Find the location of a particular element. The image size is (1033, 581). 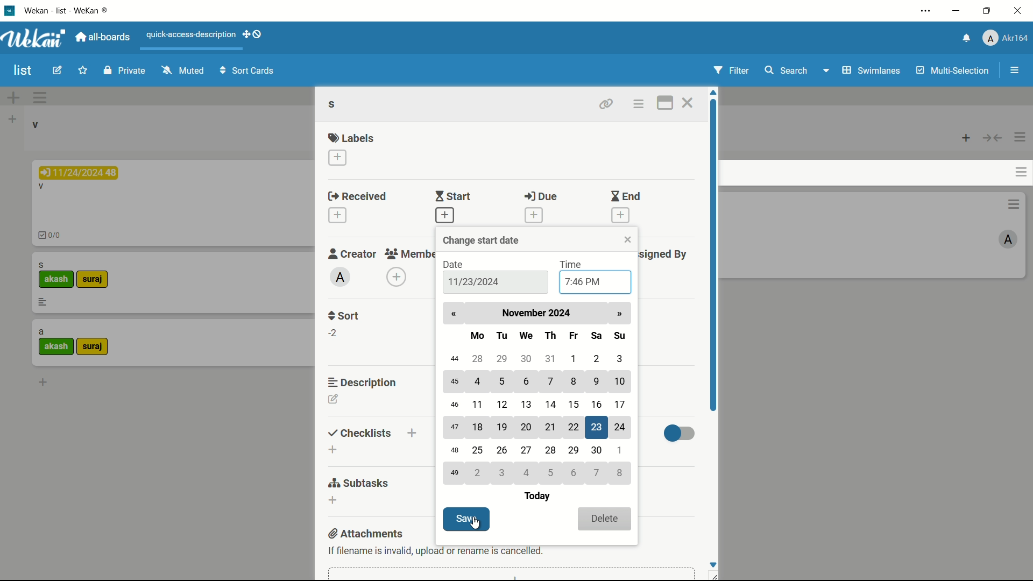

muted is located at coordinates (185, 69).